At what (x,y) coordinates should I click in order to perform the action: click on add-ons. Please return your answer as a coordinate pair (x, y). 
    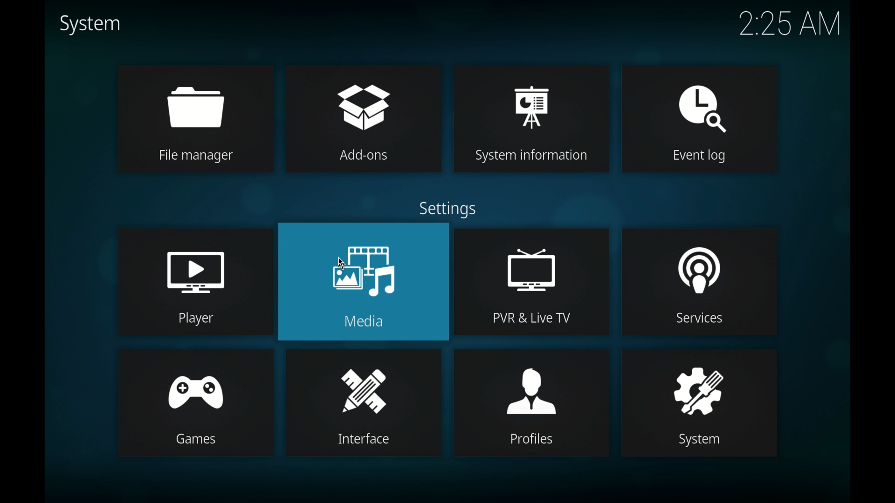
    Looking at the image, I should click on (363, 100).